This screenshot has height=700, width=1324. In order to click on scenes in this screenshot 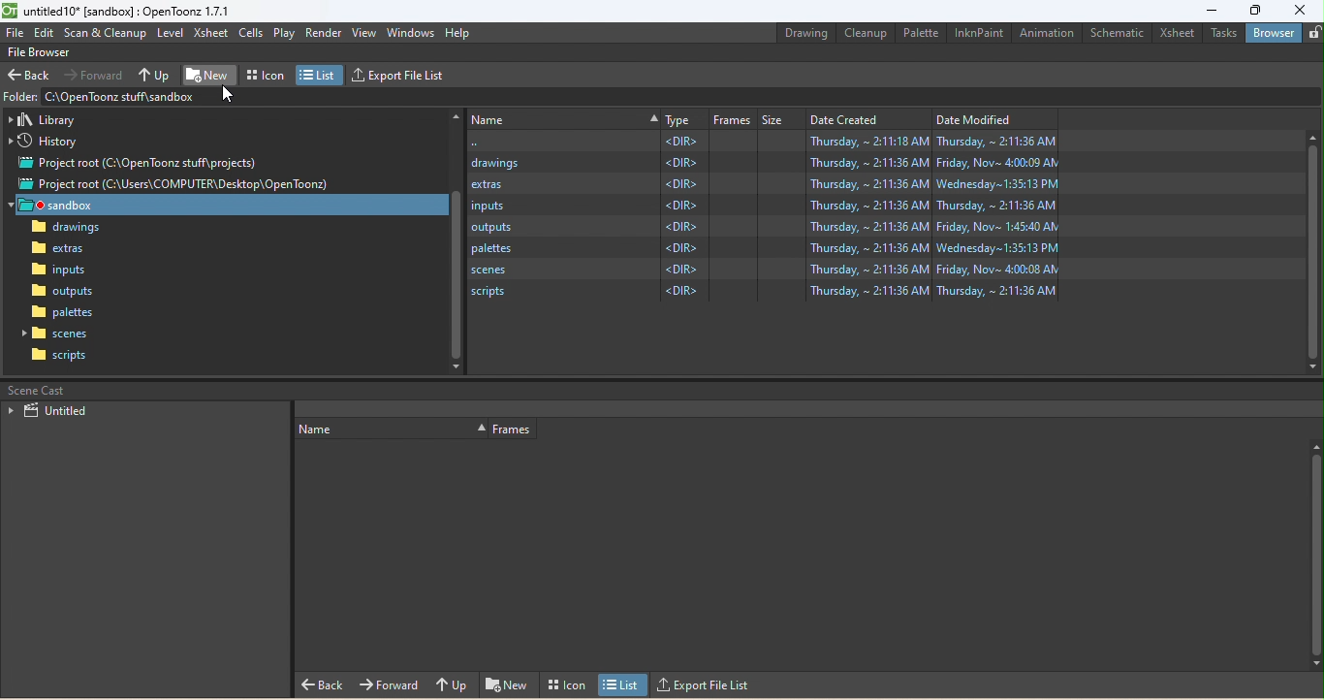, I will do `click(58, 334)`.